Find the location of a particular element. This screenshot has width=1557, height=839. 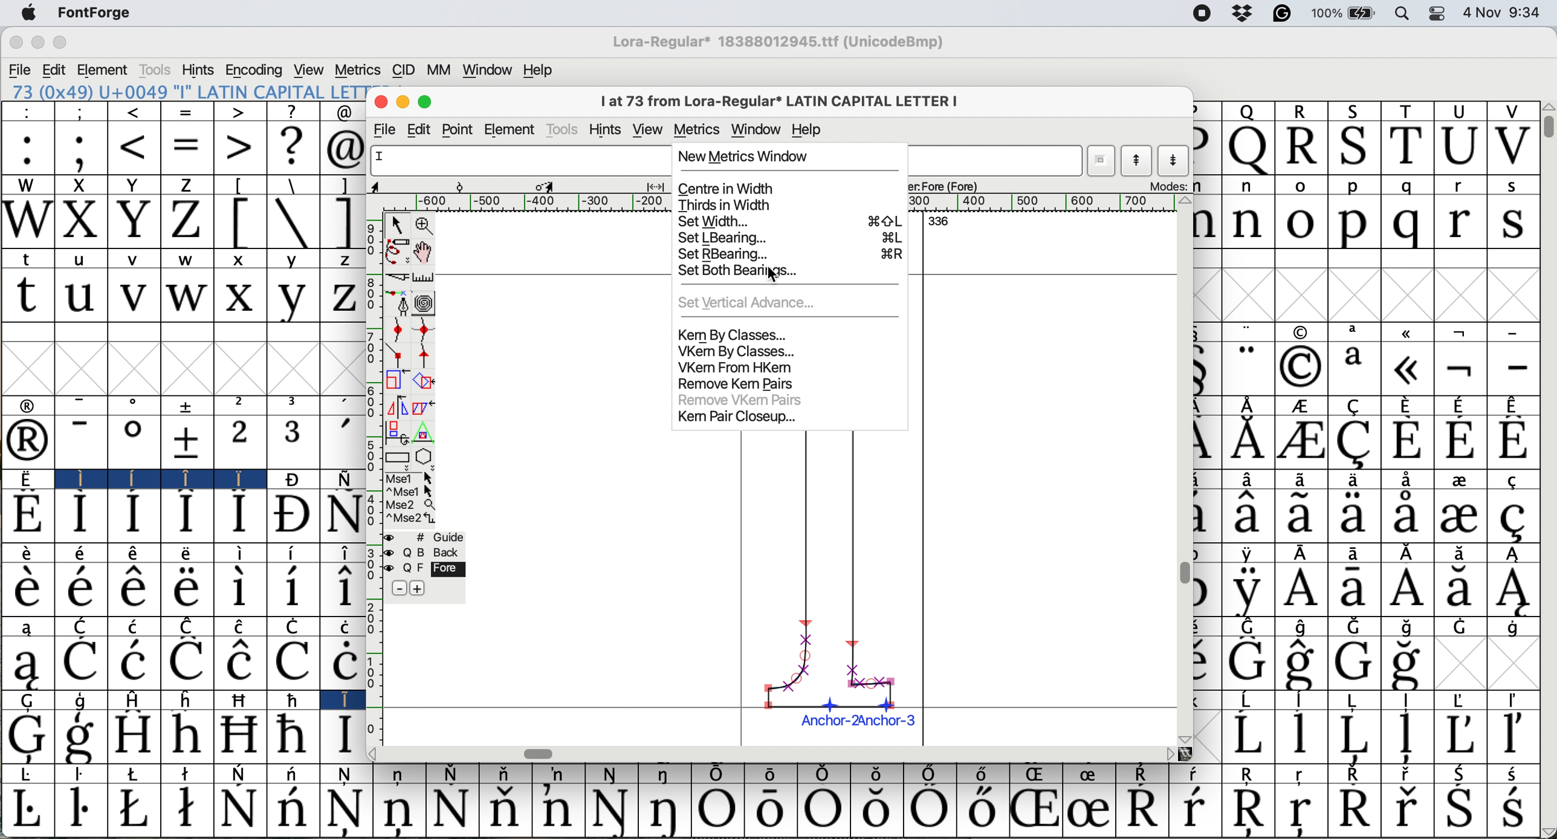

Symbol is located at coordinates (25, 664).